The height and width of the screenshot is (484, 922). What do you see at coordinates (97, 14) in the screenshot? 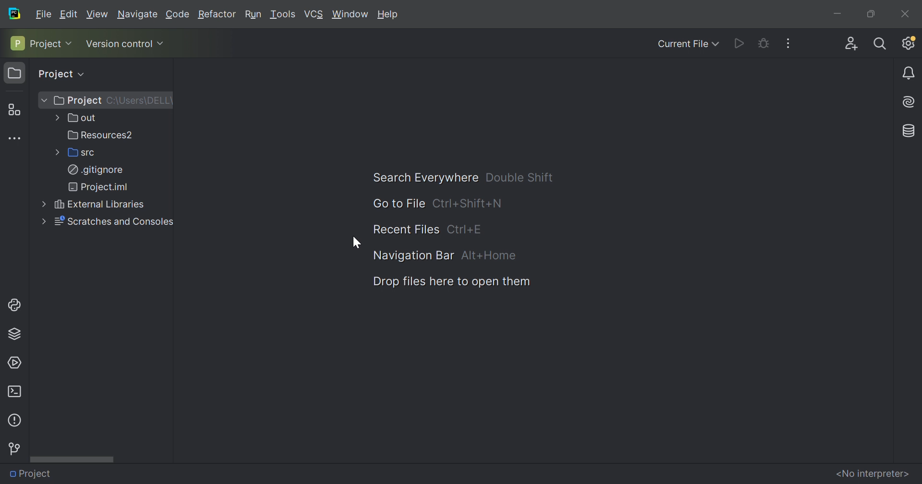
I see `View` at bounding box center [97, 14].